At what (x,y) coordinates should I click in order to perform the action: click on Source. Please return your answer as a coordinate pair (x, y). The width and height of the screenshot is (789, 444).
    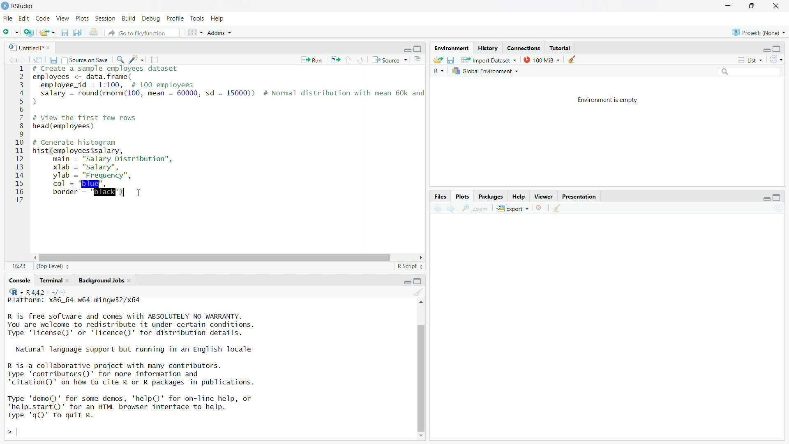
    Looking at the image, I should click on (390, 60).